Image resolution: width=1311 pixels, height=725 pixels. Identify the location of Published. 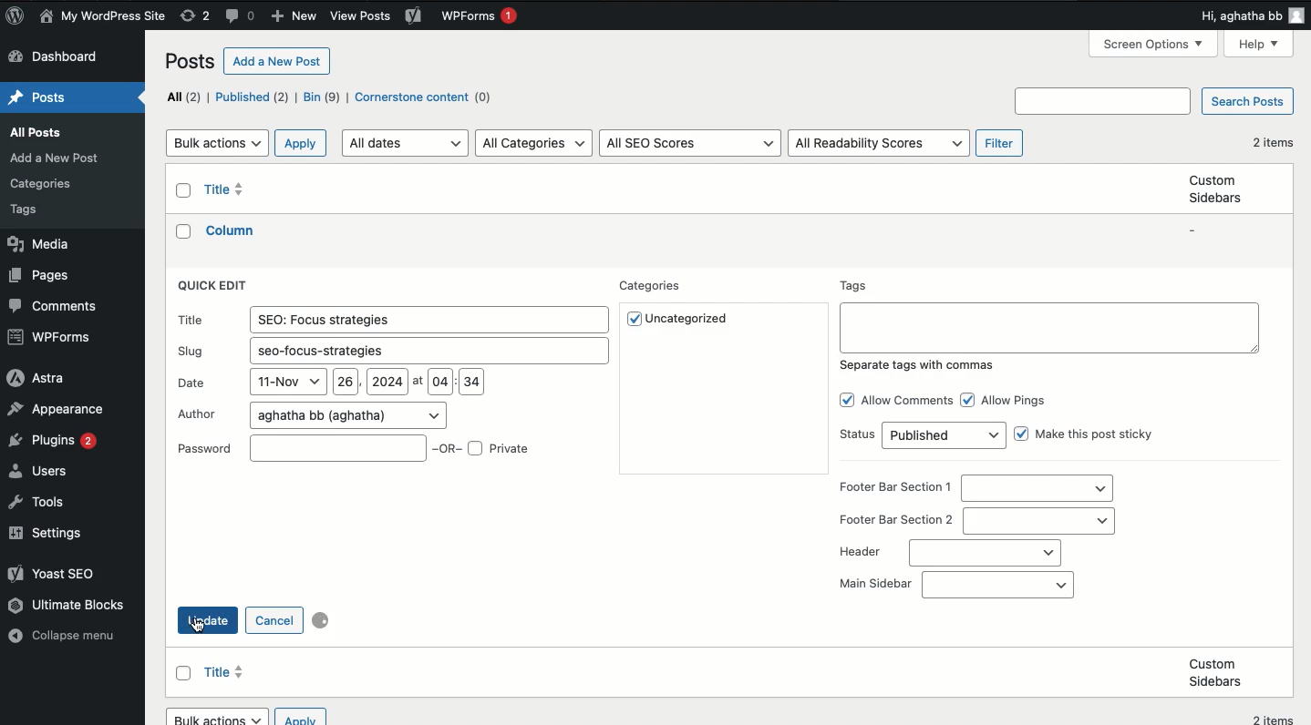
(252, 97).